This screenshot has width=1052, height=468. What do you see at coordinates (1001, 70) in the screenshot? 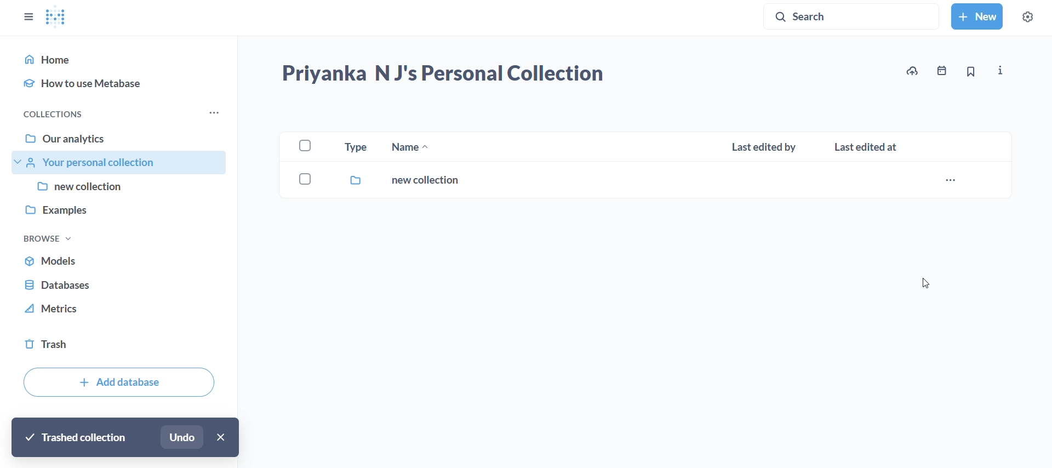
I see `more info` at bounding box center [1001, 70].